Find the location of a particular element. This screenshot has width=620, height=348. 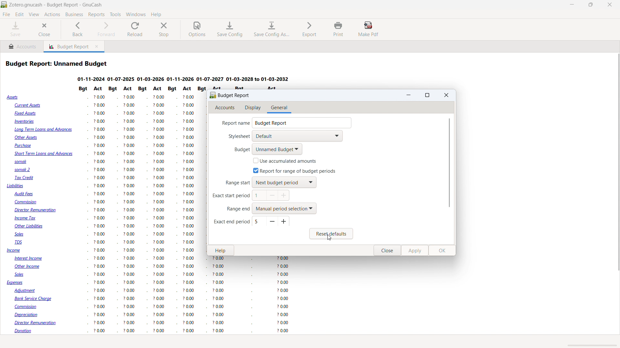

bavk is located at coordinates (78, 29).